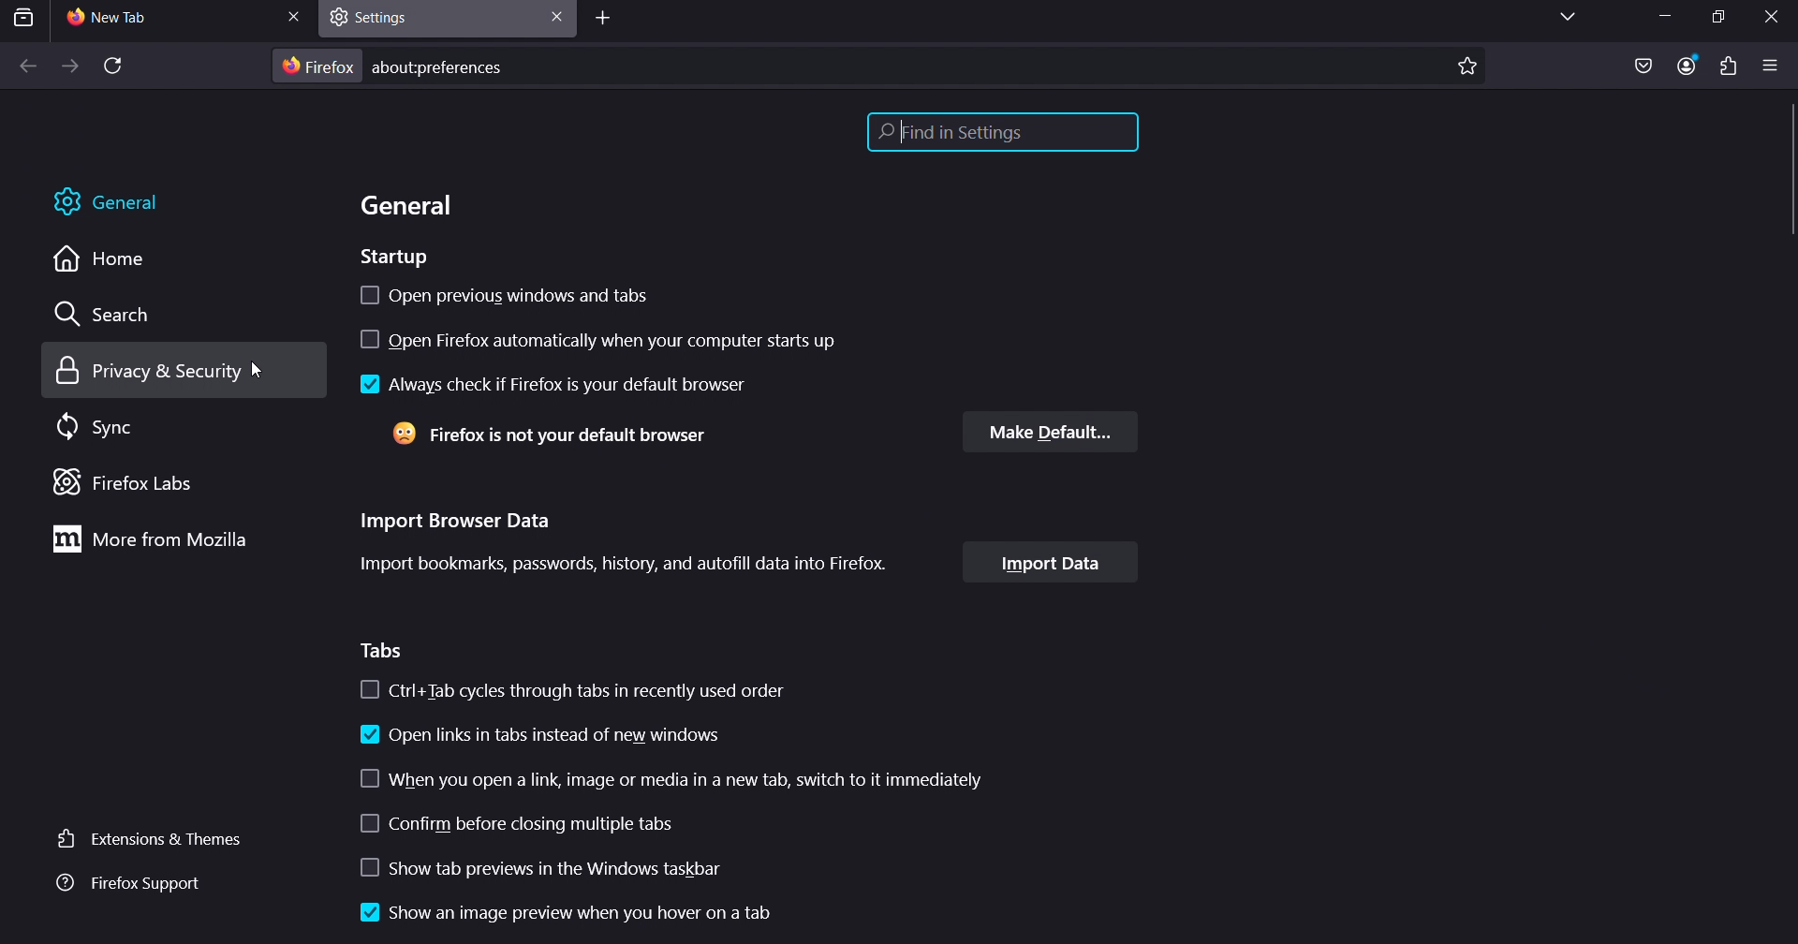 The height and width of the screenshot is (944, 1798). What do you see at coordinates (521, 825) in the screenshot?
I see `confirm before closing multiple tabs` at bounding box center [521, 825].